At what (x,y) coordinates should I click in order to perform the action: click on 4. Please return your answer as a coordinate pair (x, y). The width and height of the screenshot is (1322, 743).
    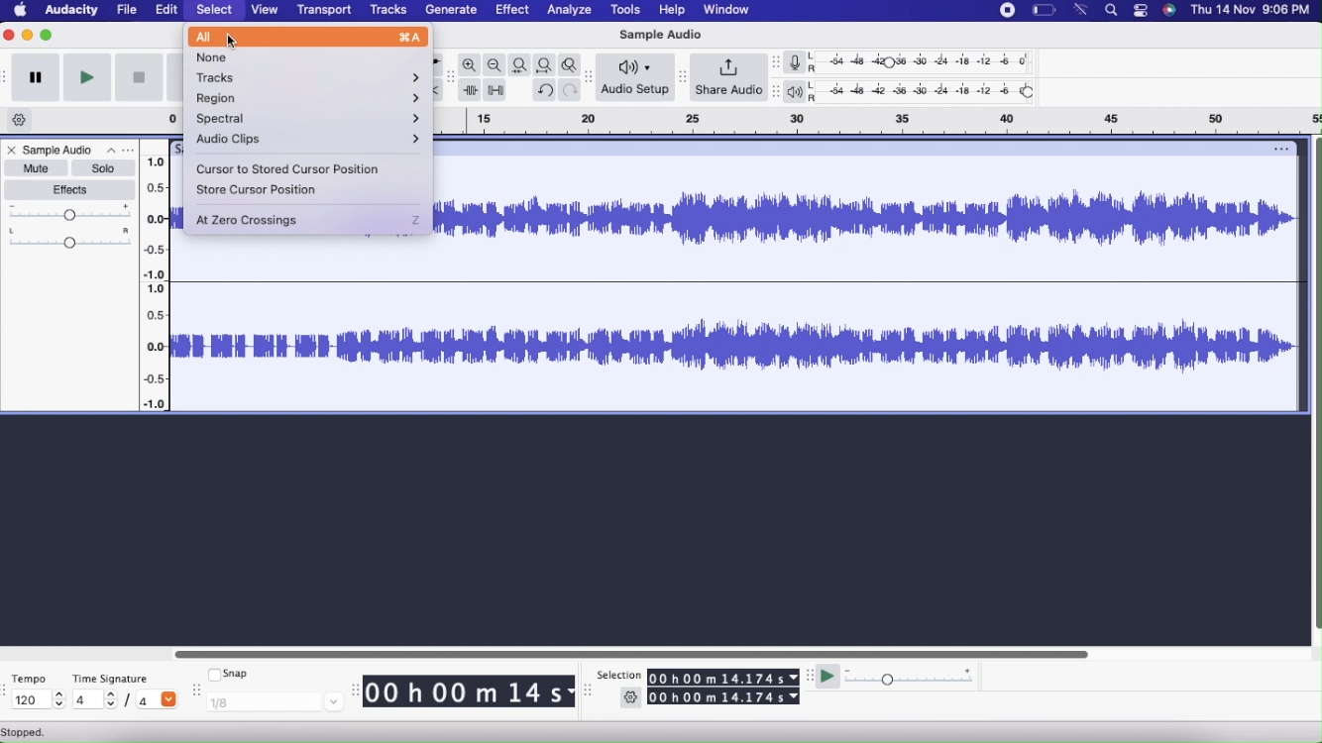
    Looking at the image, I should click on (96, 700).